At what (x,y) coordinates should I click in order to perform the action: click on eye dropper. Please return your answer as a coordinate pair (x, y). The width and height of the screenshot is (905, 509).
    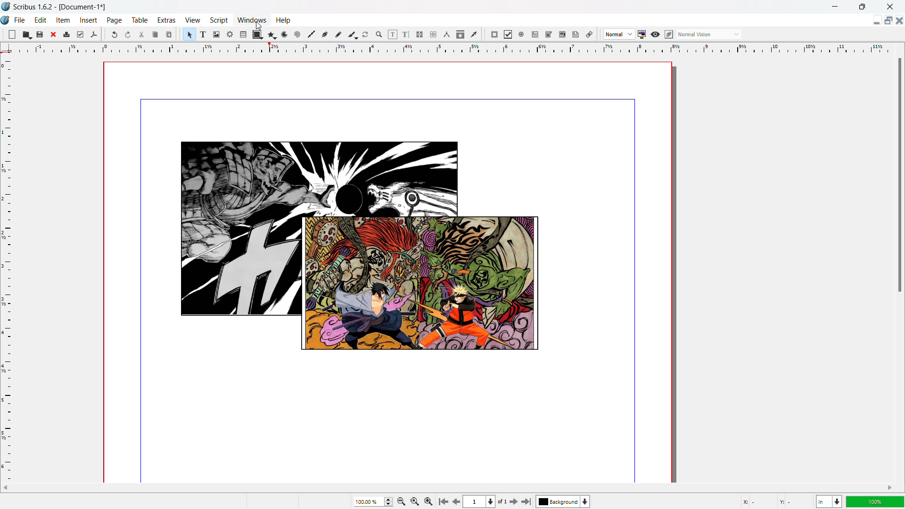
    Looking at the image, I should click on (474, 35).